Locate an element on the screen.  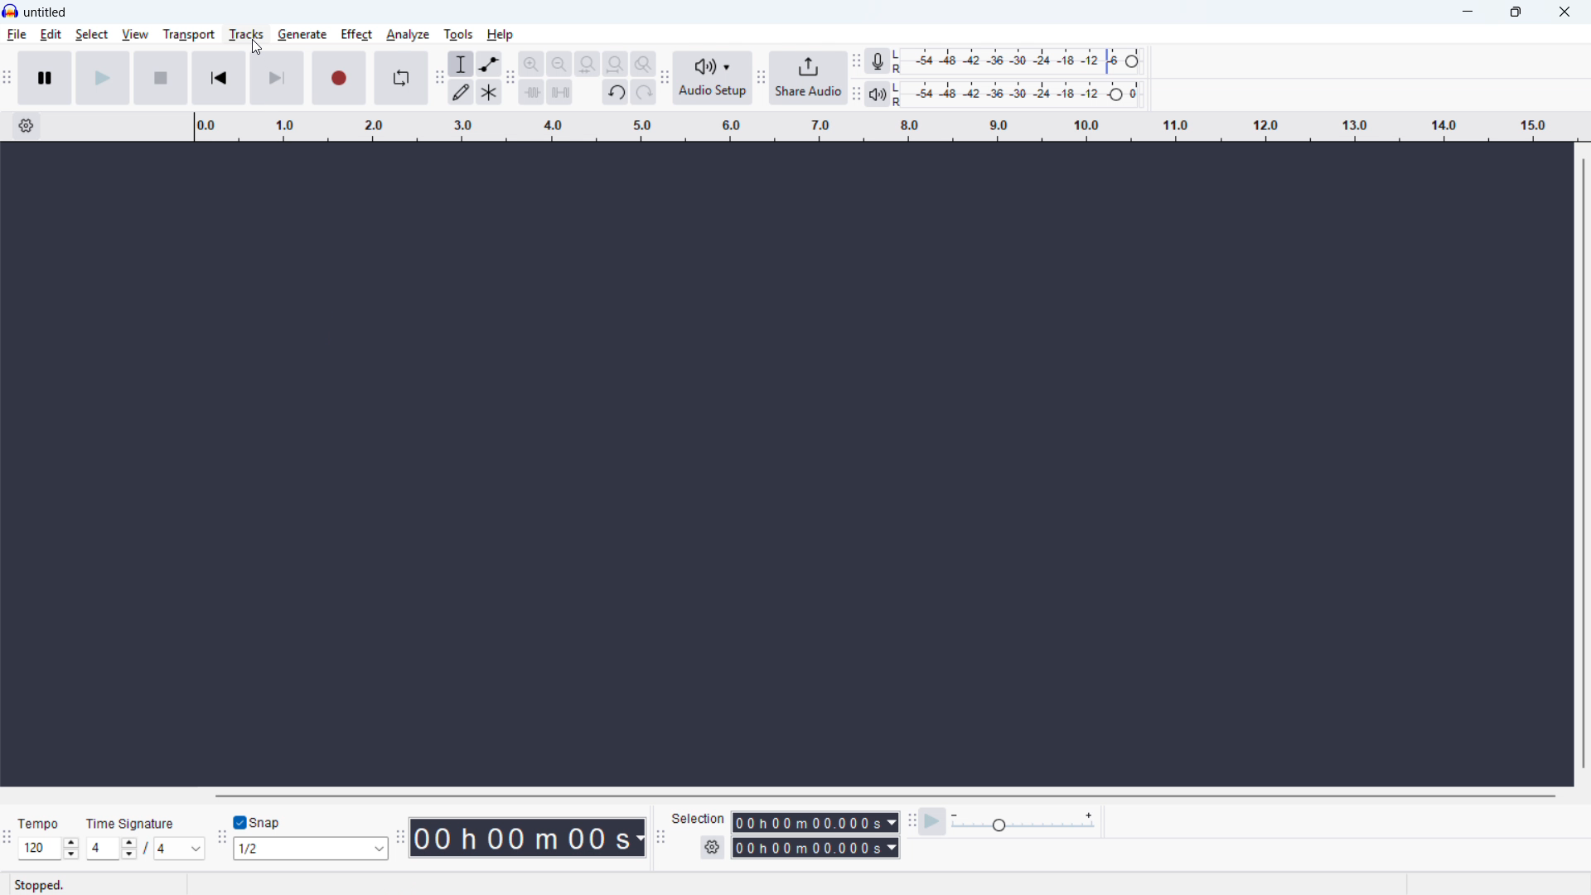
Time toolbar  is located at coordinates (400, 838).